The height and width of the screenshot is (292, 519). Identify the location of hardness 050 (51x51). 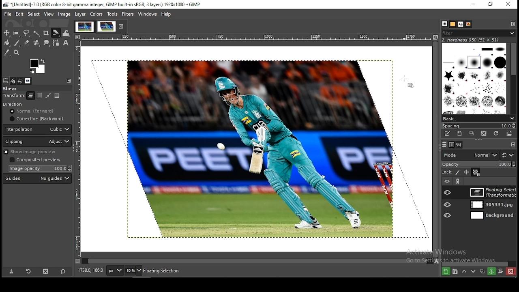
(476, 40).